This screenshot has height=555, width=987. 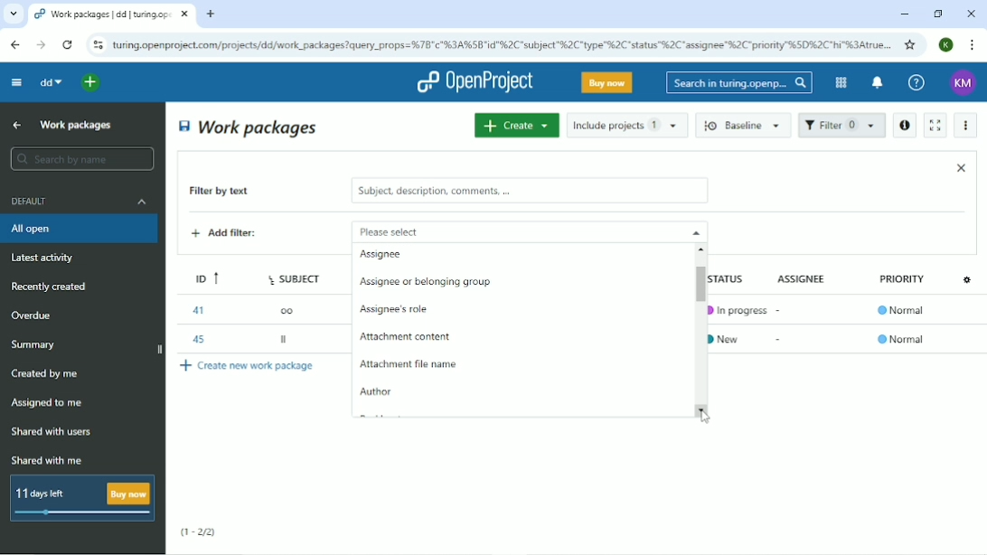 What do you see at coordinates (961, 167) in the screenshot?
I see `Close` at bounding box center [961, 167].